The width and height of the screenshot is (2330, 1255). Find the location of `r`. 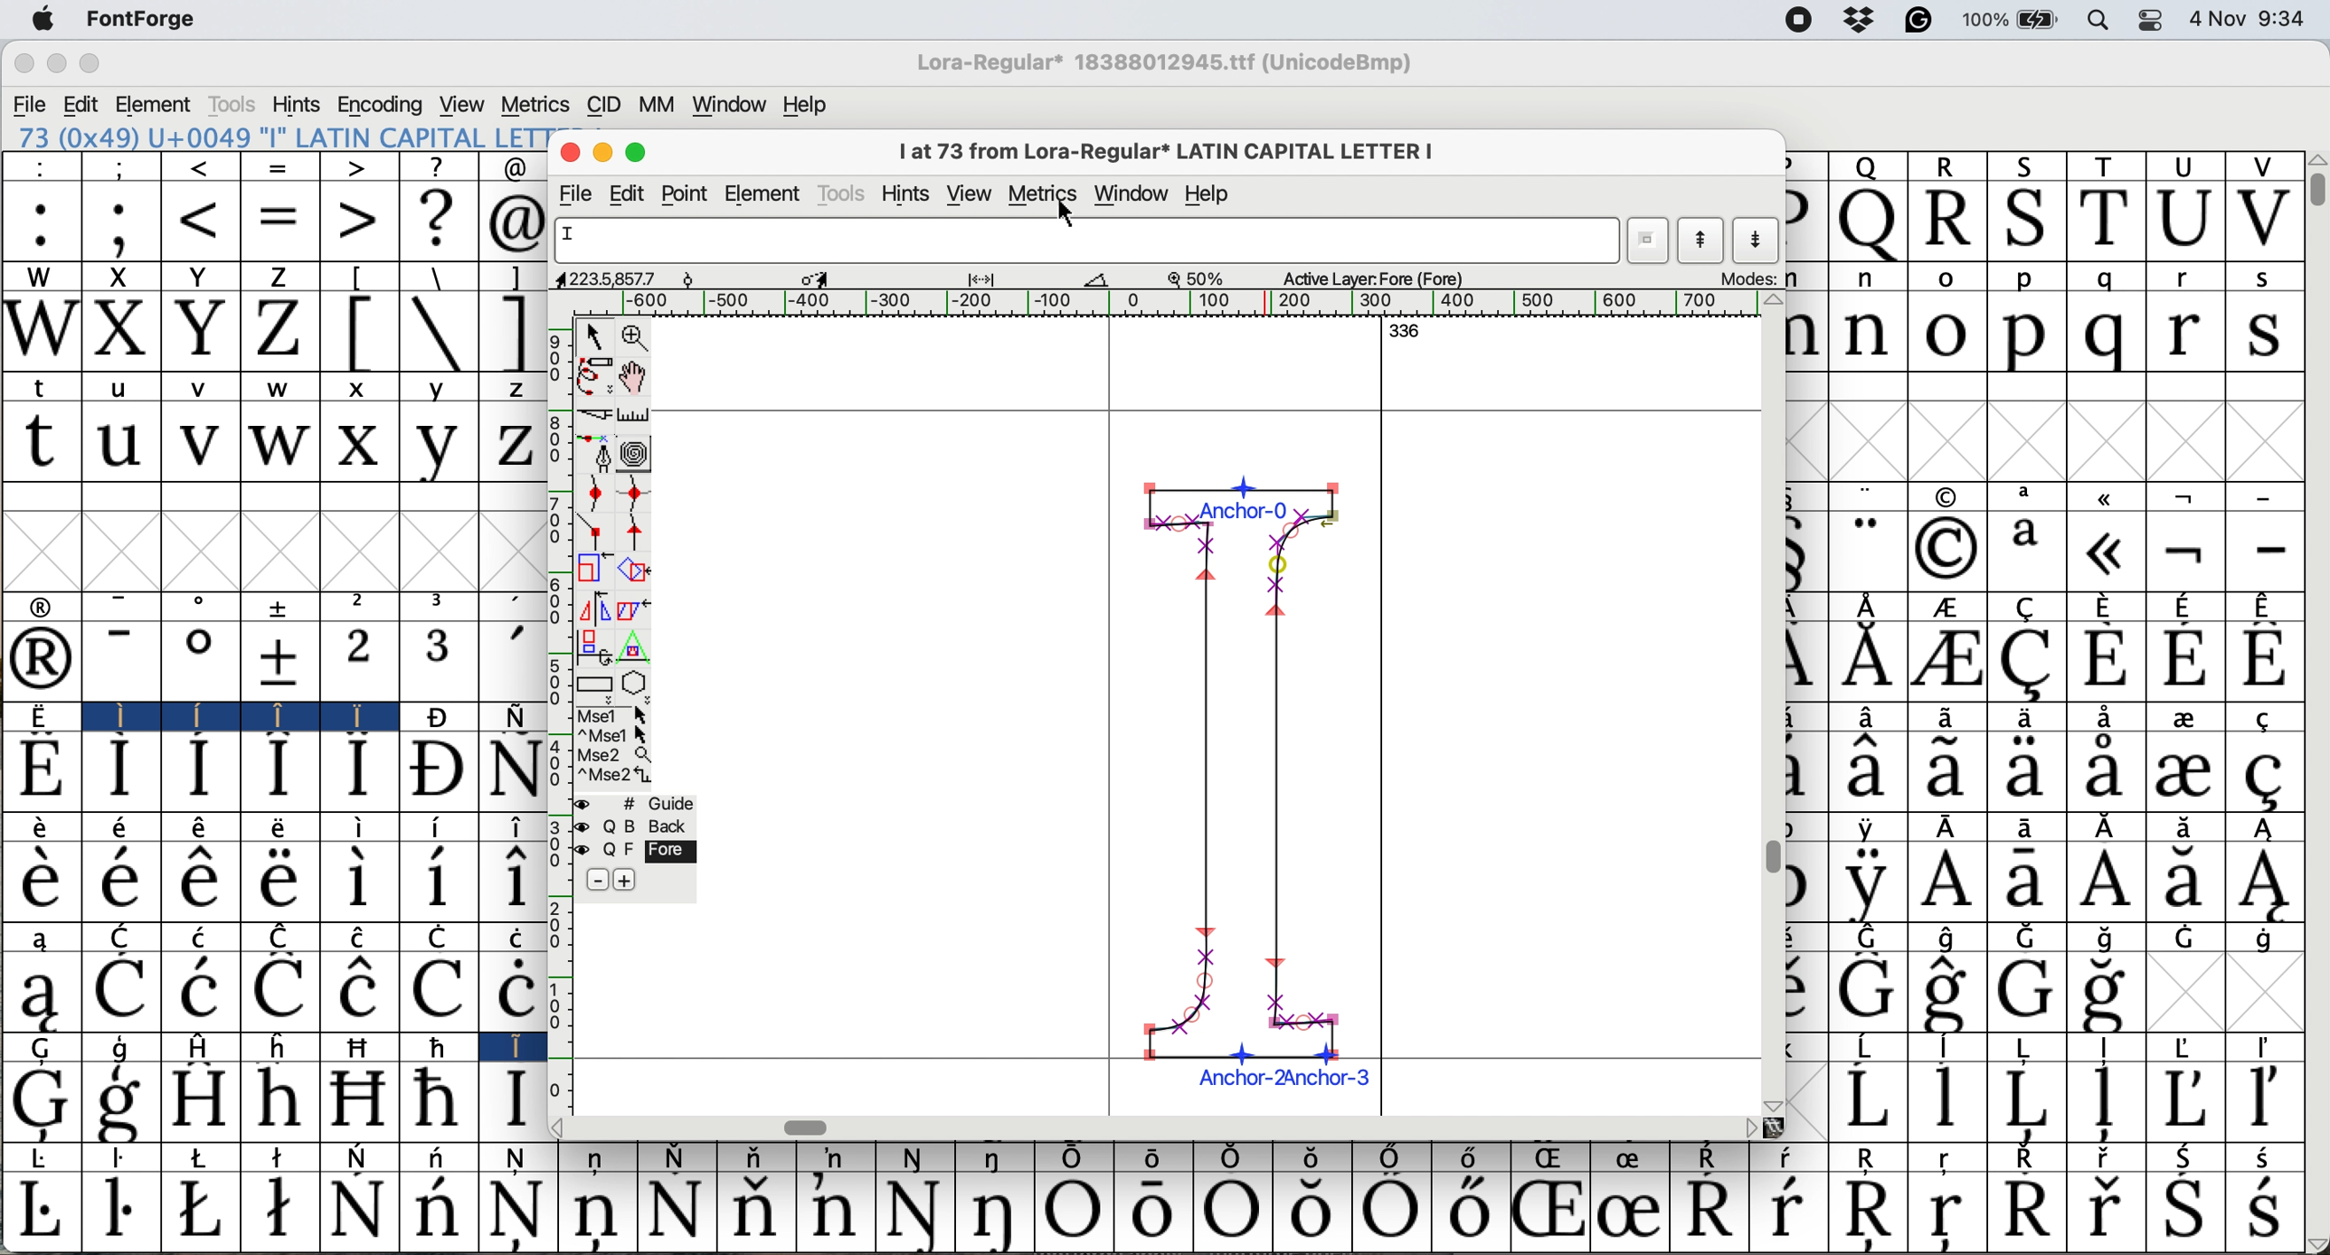

r is located at coordinates (2183, 333).